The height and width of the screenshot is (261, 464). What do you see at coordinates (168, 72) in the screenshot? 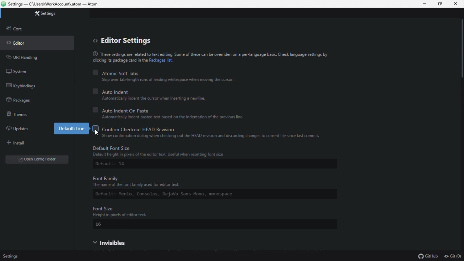
I see `Atomic soft tabs` at bounding box center [168, 72].